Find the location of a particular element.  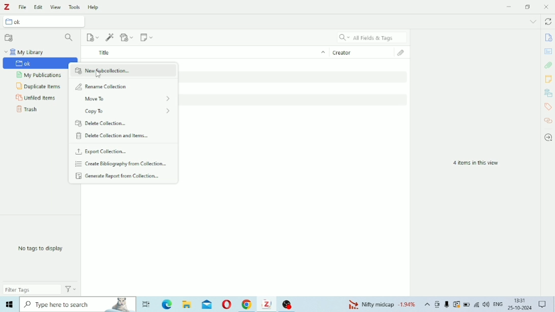

Google Chrome is located at coordinates (248, 304).